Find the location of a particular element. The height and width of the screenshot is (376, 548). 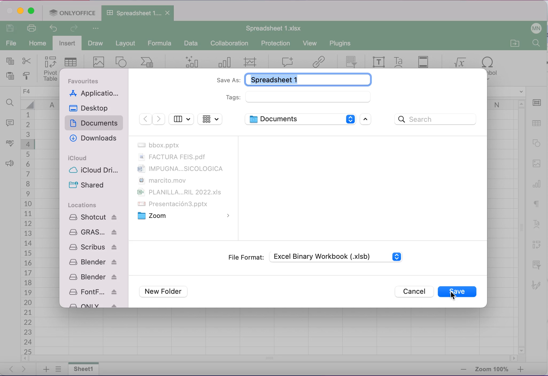

tags is located at coordinates (299, 97).